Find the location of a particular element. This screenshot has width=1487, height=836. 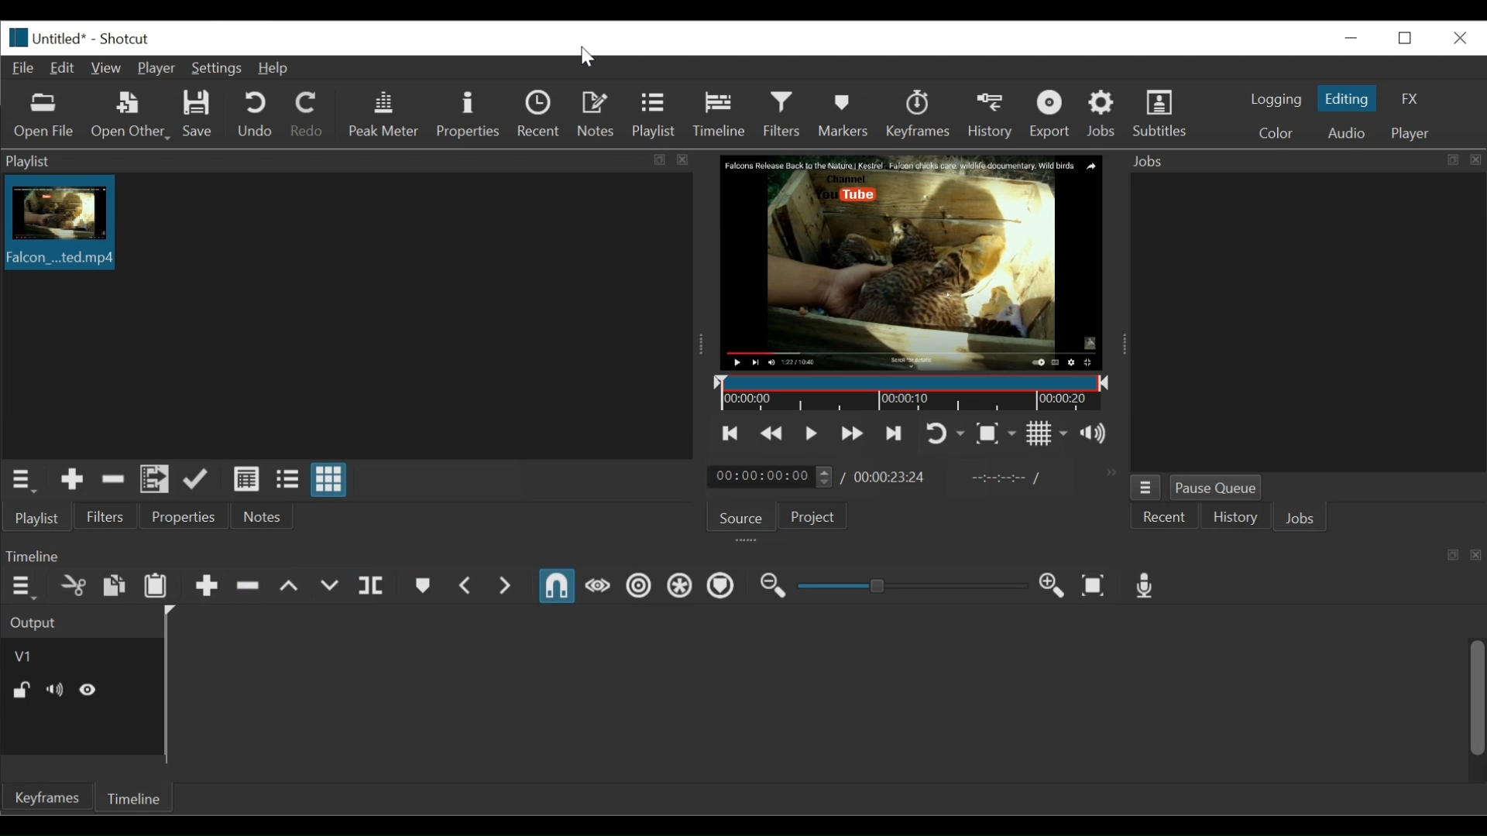

Jobs Panel is located at coordinates (1307, 163).